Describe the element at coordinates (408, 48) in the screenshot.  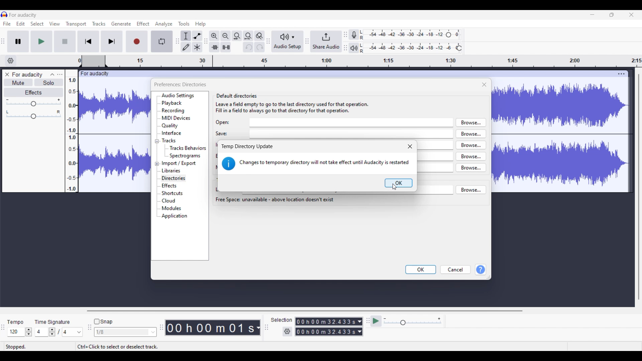
I see `Playback level` at that location.